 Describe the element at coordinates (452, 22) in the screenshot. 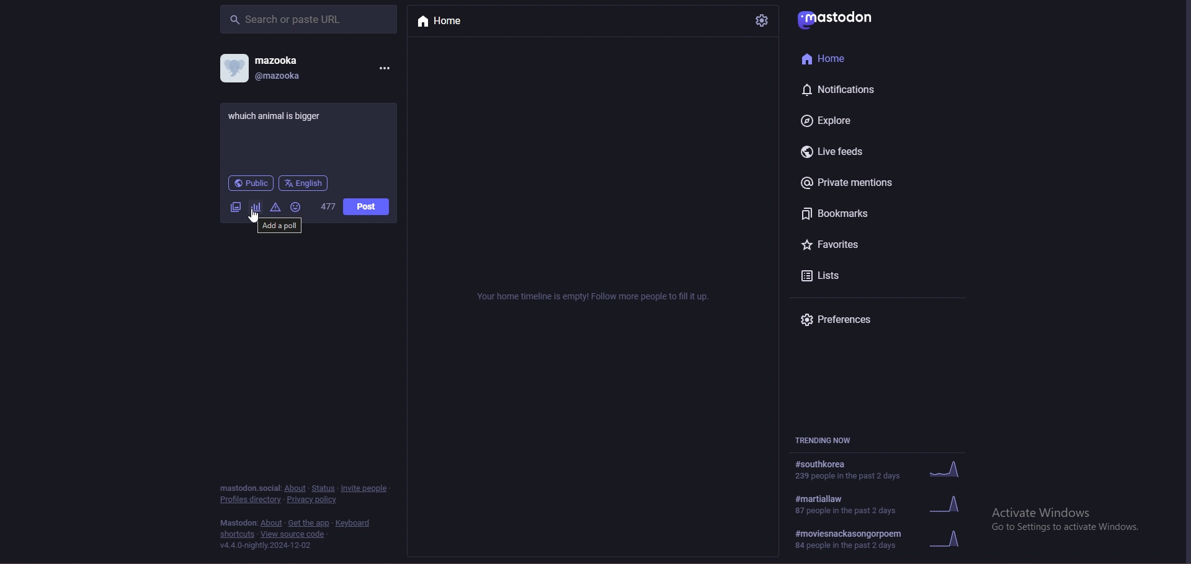

I see `home` at that location.